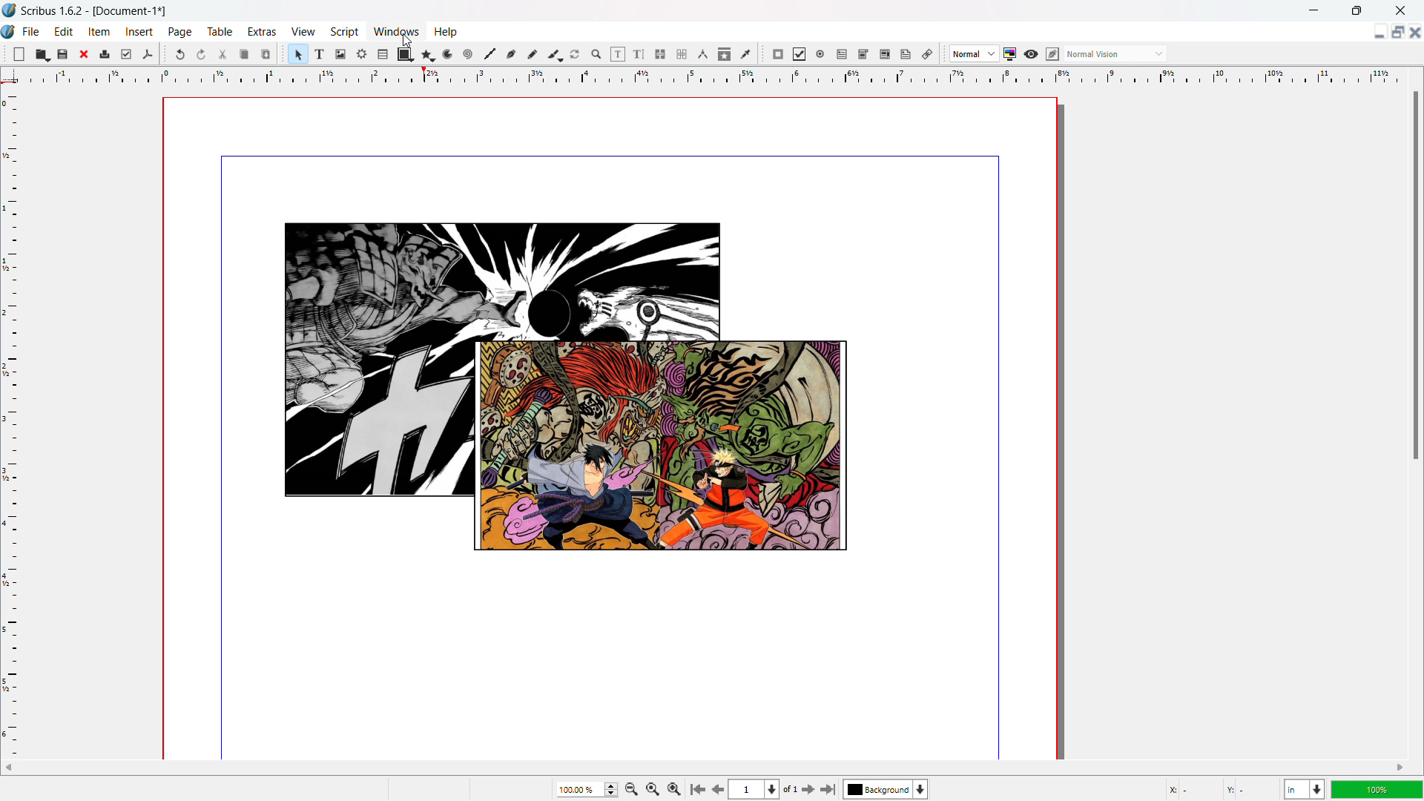  Describe the element at coordinates (165, 53) in the screenshot. I see `move toolbox` at that location.